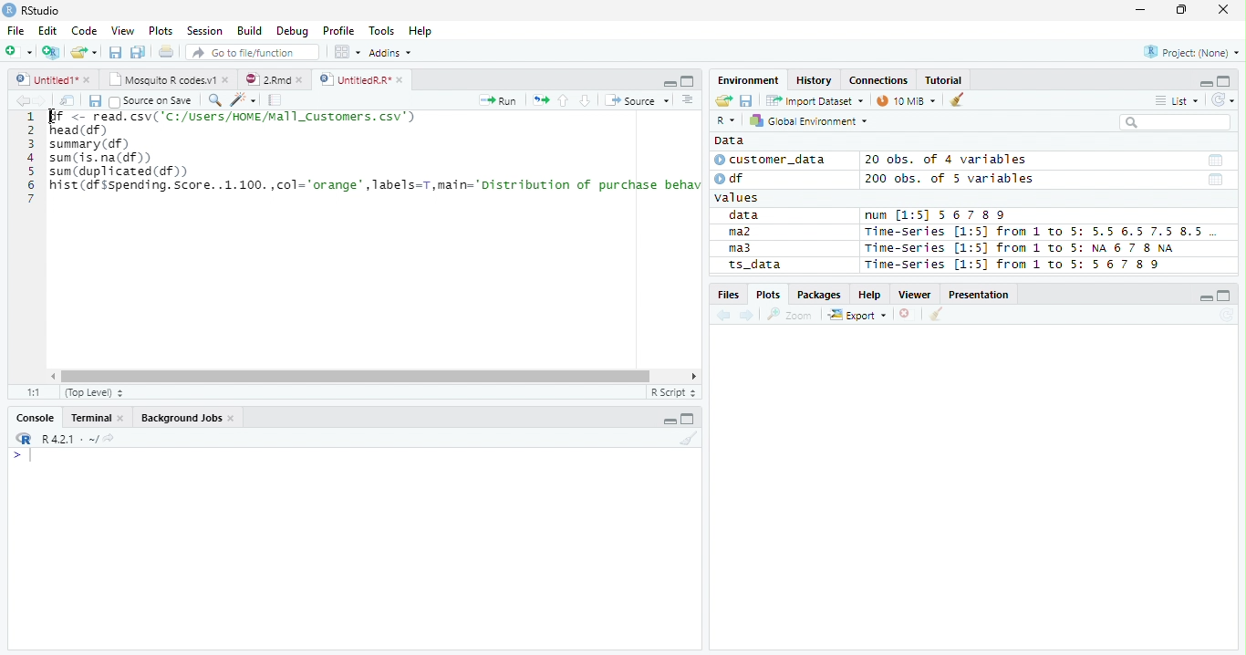 Image resolution: width=1246 pixels, height=655 pixels. Describe the element at coordinates (722, 101) in the screenshot. I see `Open folder` at that location.